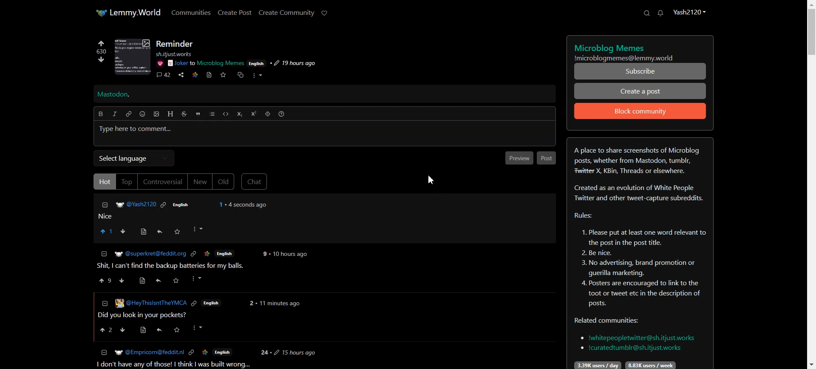 This screenshot has width=816, height=369. What do you see at coordinates (159, 232) in the screenshot?
I see `Reply` at bounding box center [159, 232].